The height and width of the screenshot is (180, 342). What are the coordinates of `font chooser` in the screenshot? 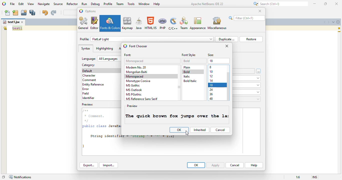 It's located at (138, 46).